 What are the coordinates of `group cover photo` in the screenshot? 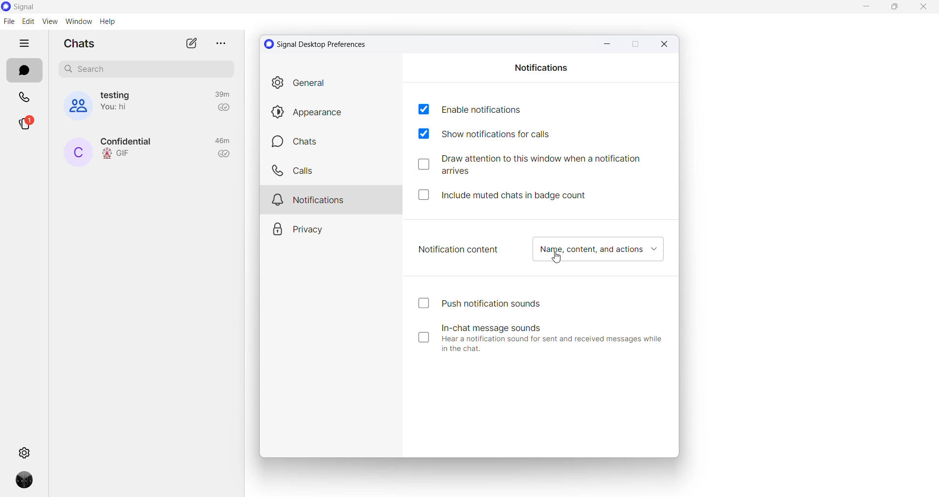 It's located at (73, 106).